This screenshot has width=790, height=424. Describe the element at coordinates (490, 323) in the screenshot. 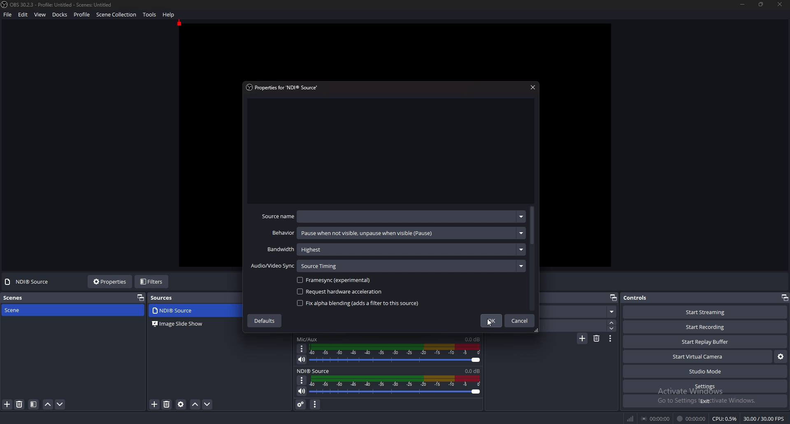

I see `cursor` at that location.